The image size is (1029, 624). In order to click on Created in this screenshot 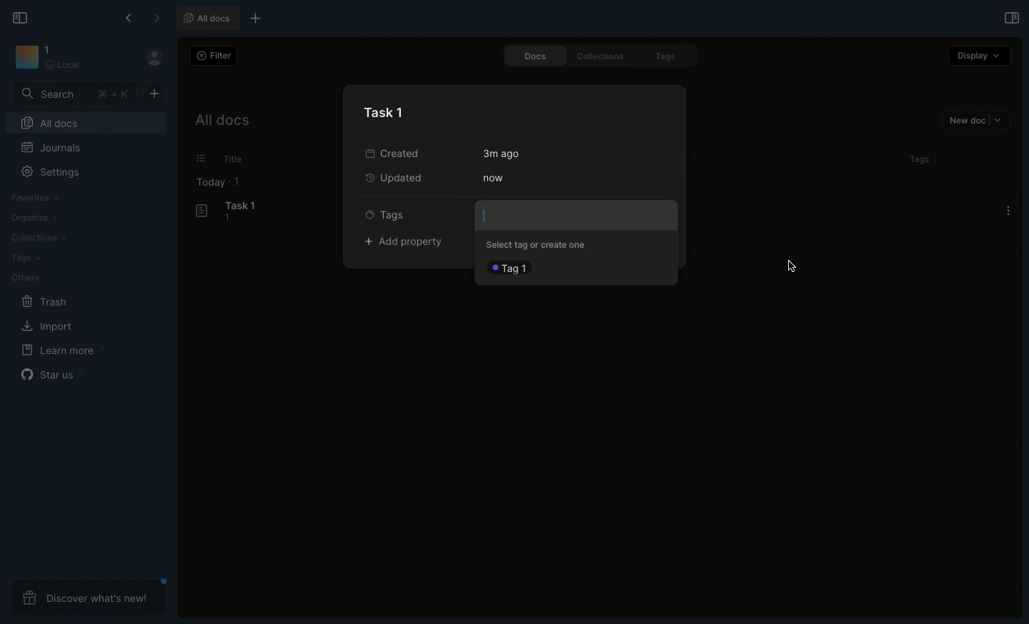, I will do `click(402, 152)`.